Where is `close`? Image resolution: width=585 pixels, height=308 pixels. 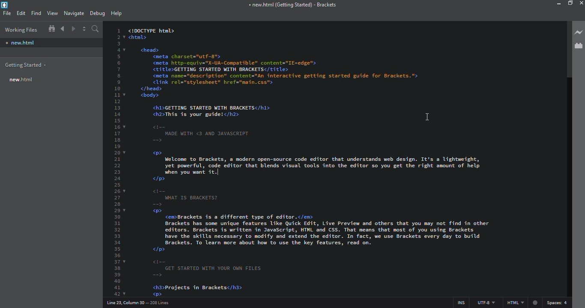 close is located at coordinates (581, 3).